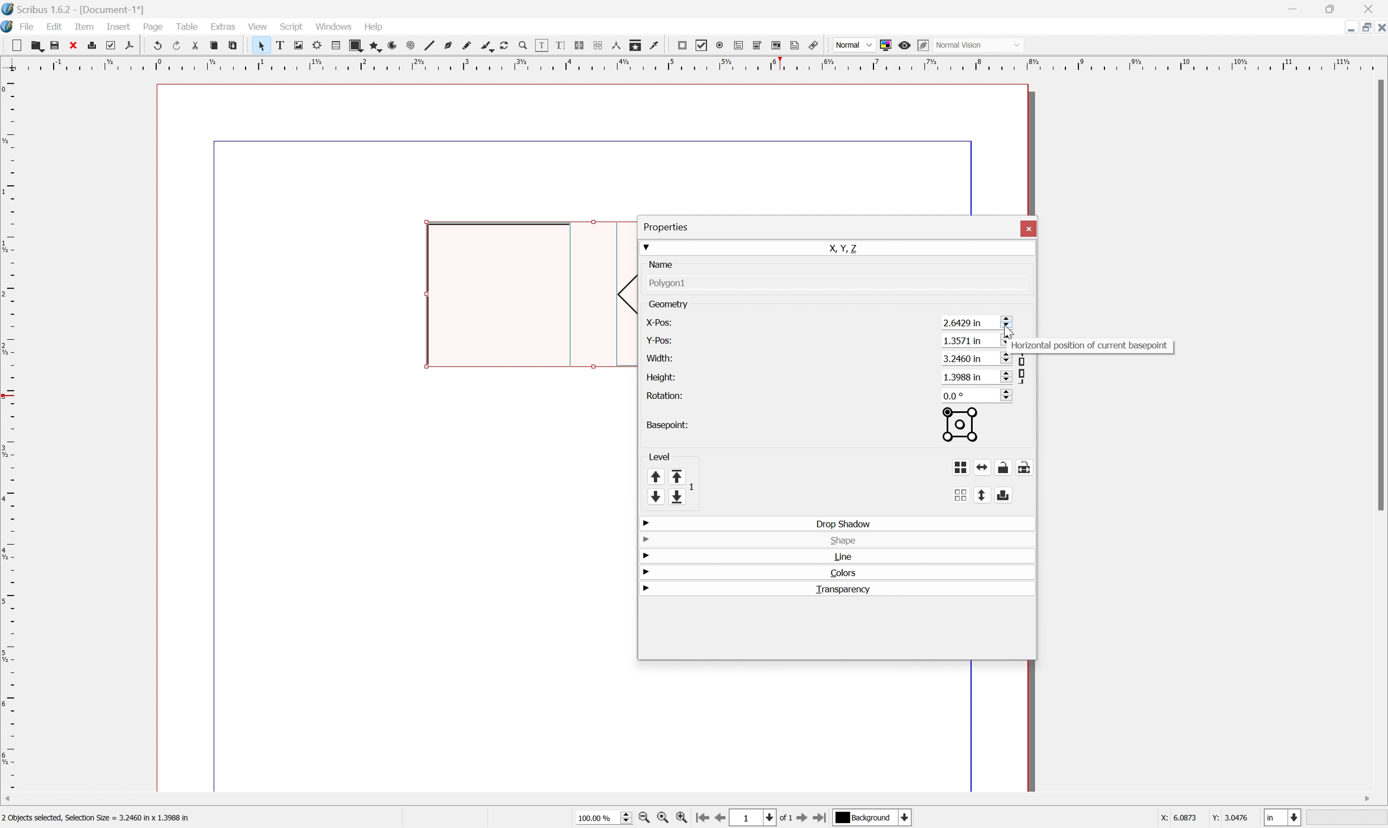 The height and width of the screenshot is (828, 1388). What do you see at coordinates (560, 46) in the screenshot?
I see `edit text with story editor` at bounding box center [560, 46].